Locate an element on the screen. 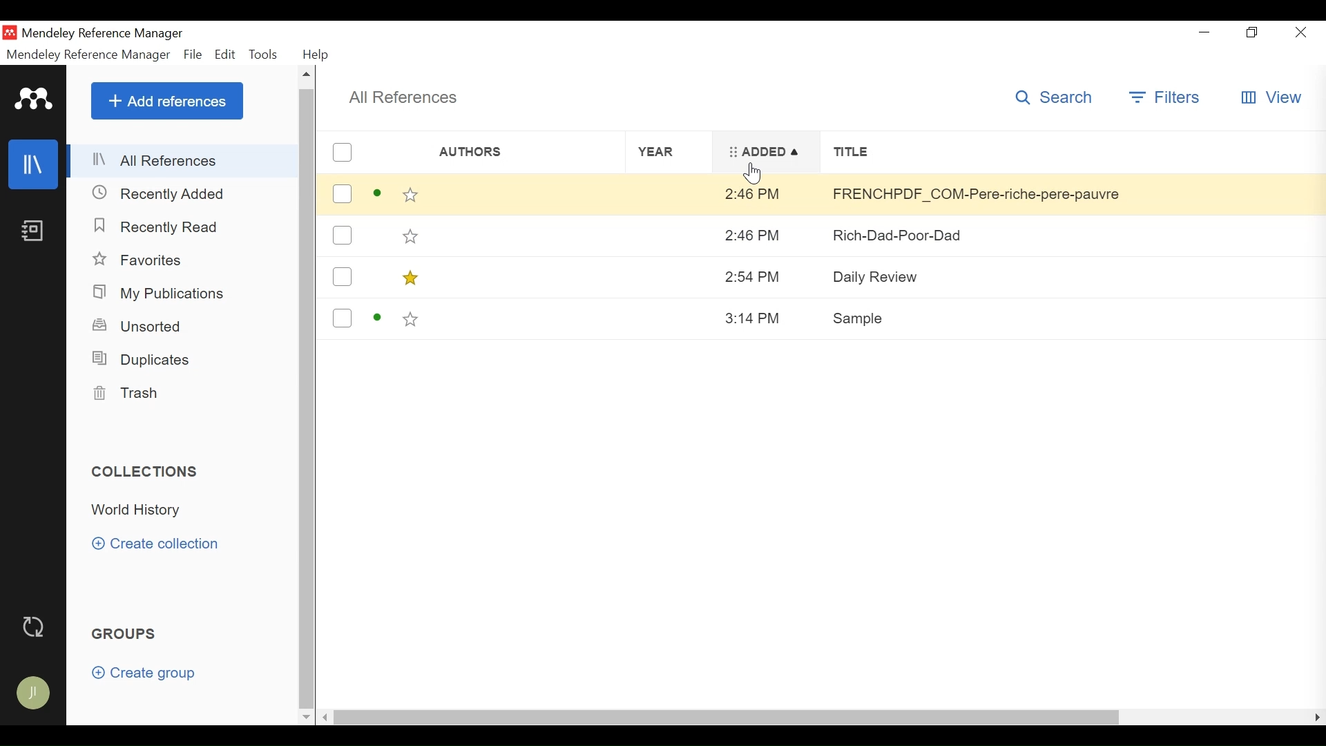 This screenshot has height=746, width=1326. Collections is located at coordinates (146, 471).